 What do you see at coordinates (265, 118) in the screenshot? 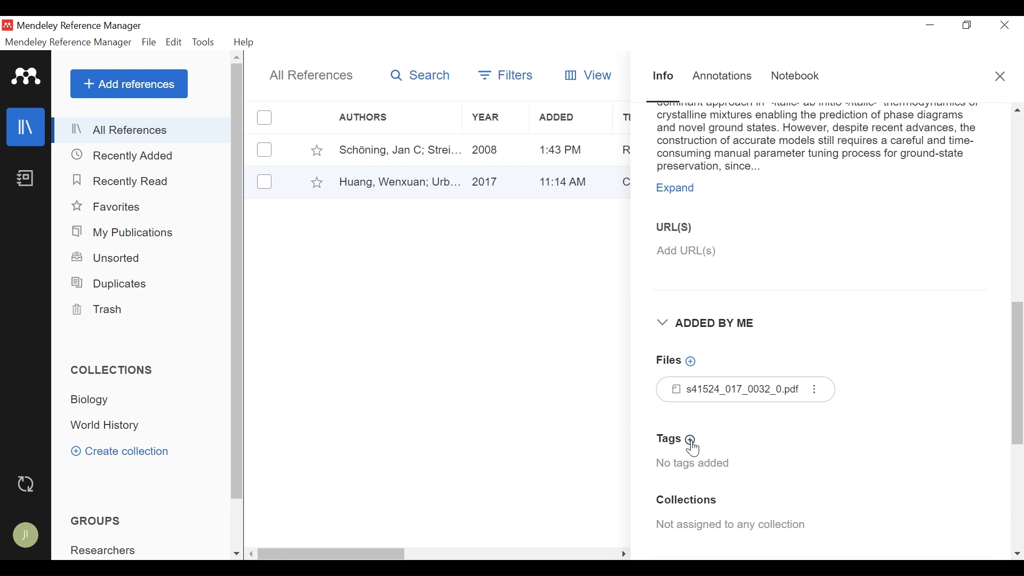
I see `(un)select all` at bounding box center [265, 118].